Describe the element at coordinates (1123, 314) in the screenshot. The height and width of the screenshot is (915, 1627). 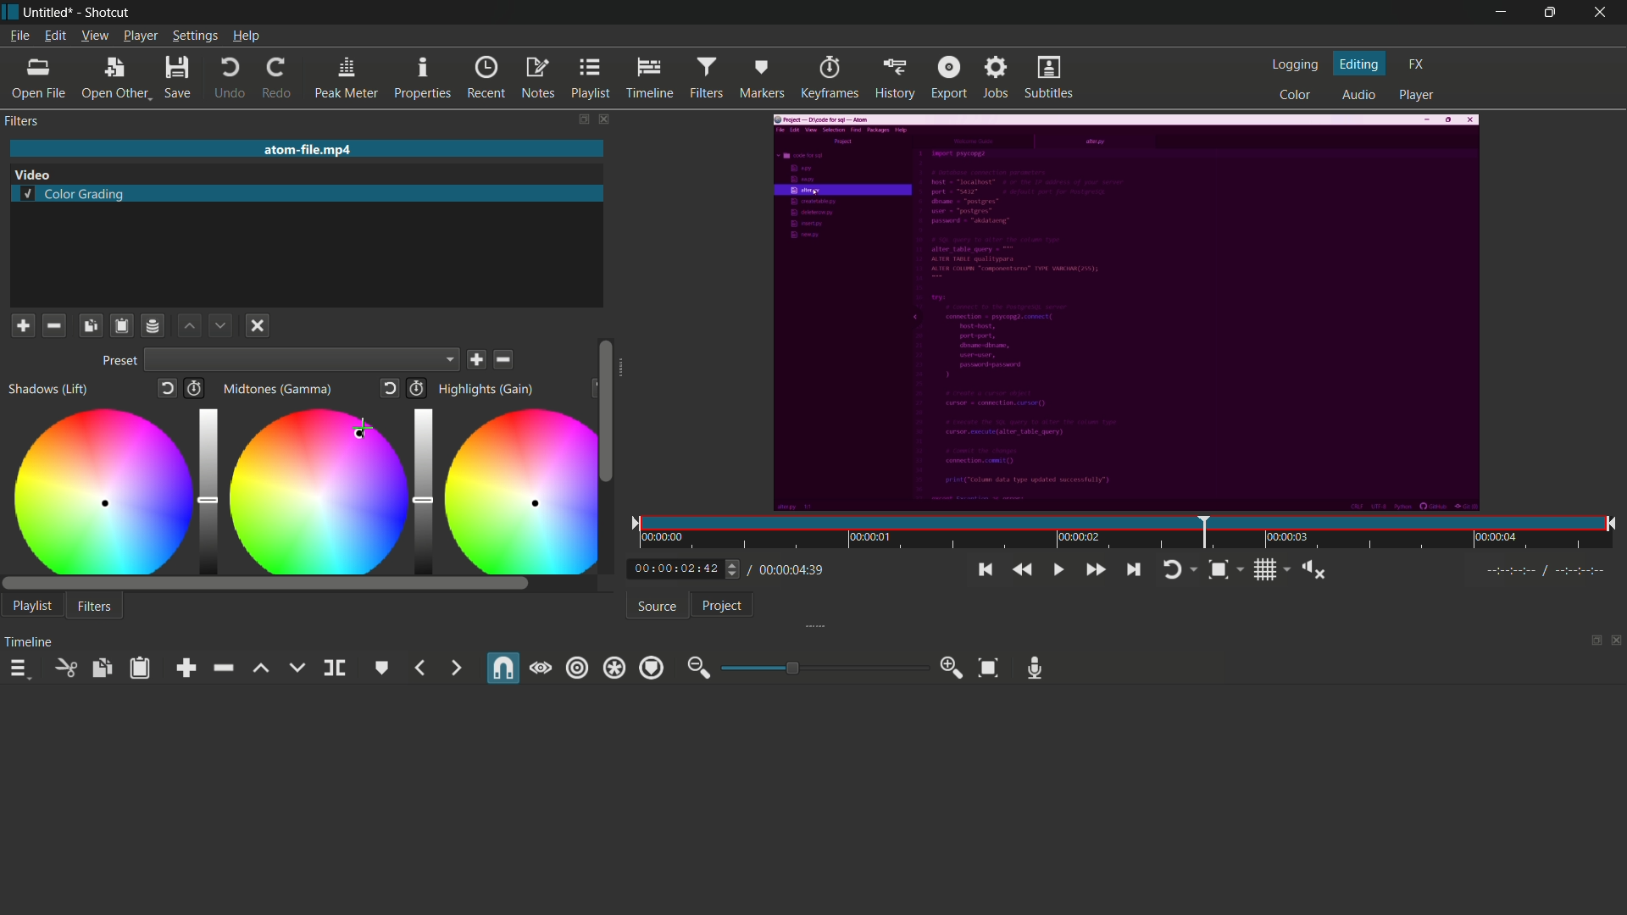
I see `imported video` at that location.